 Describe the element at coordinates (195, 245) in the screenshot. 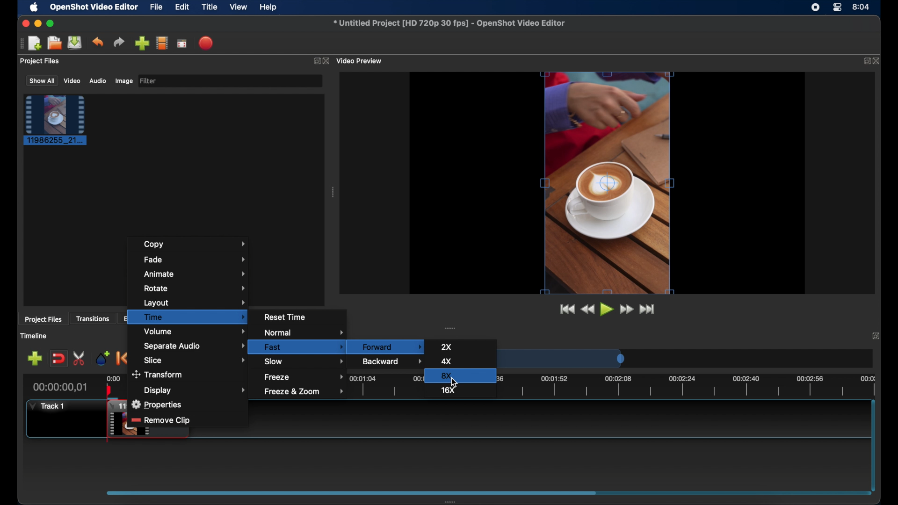

I see `copy menu` at that location.